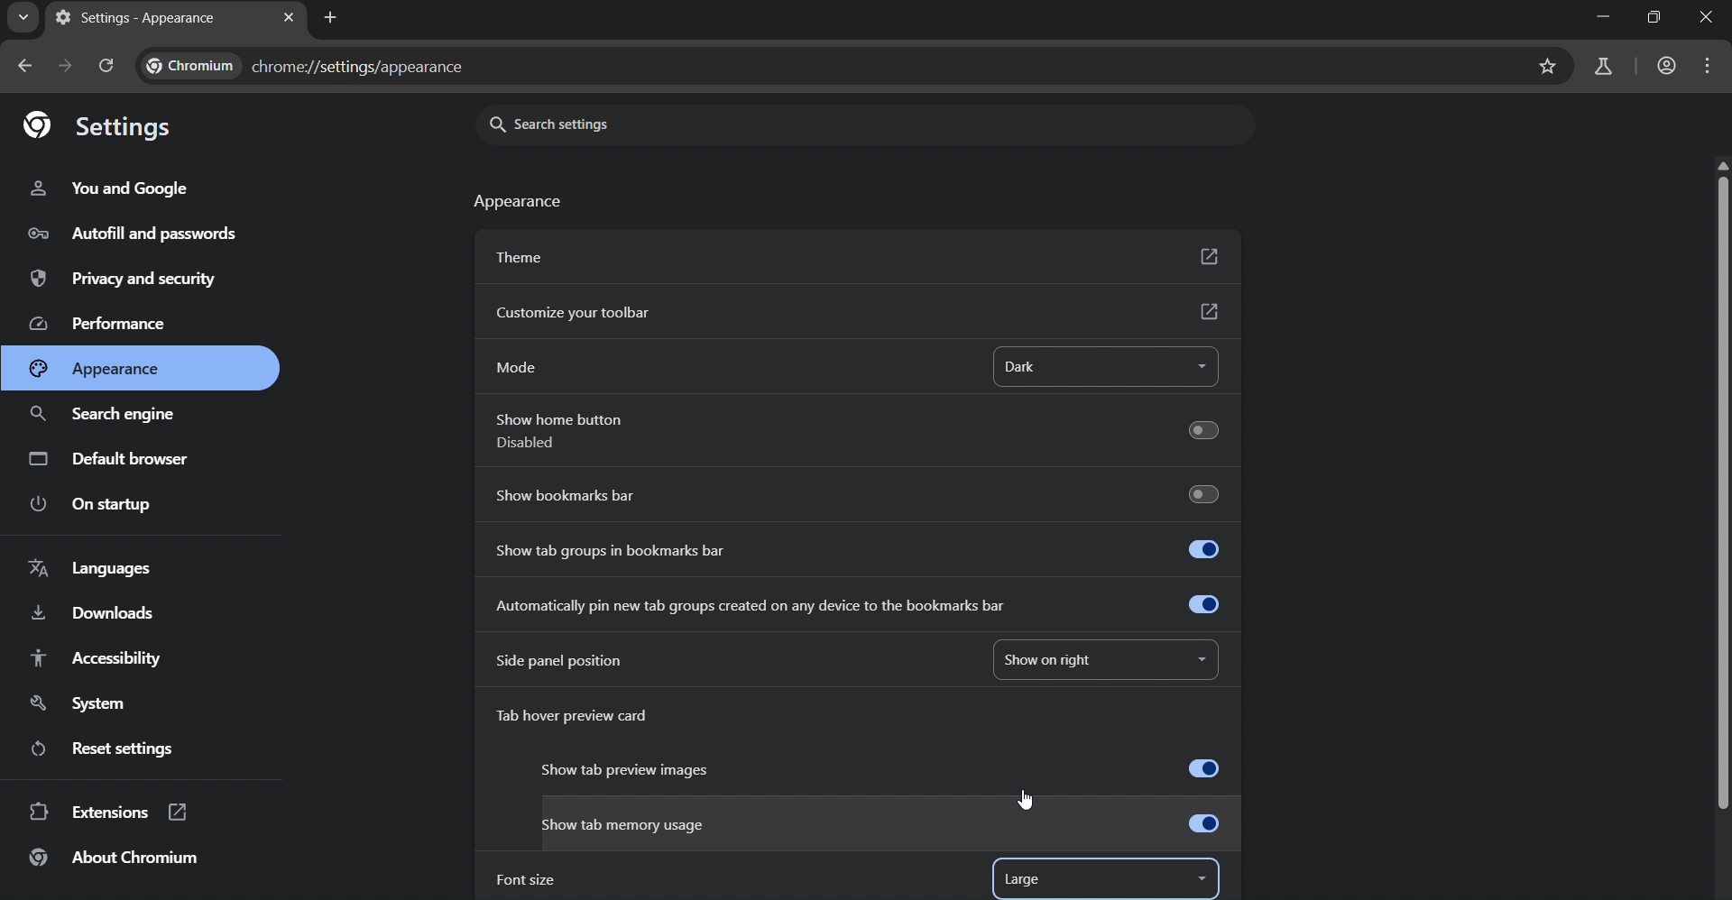  I want to click on languages, so click(97, 566).